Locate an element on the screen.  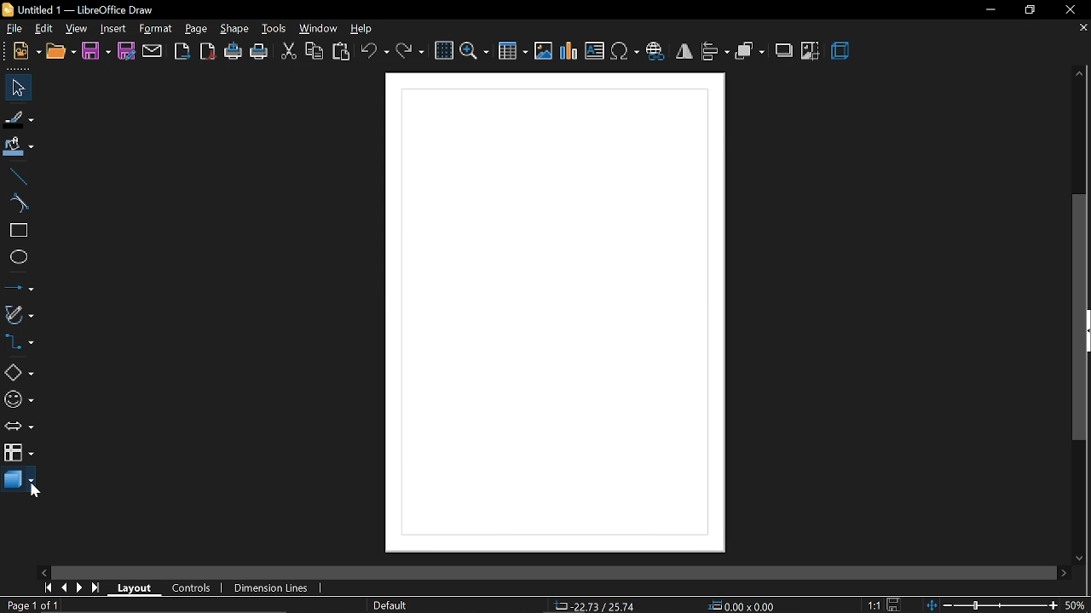
lines and arrow is located at coordinates (19, 287).